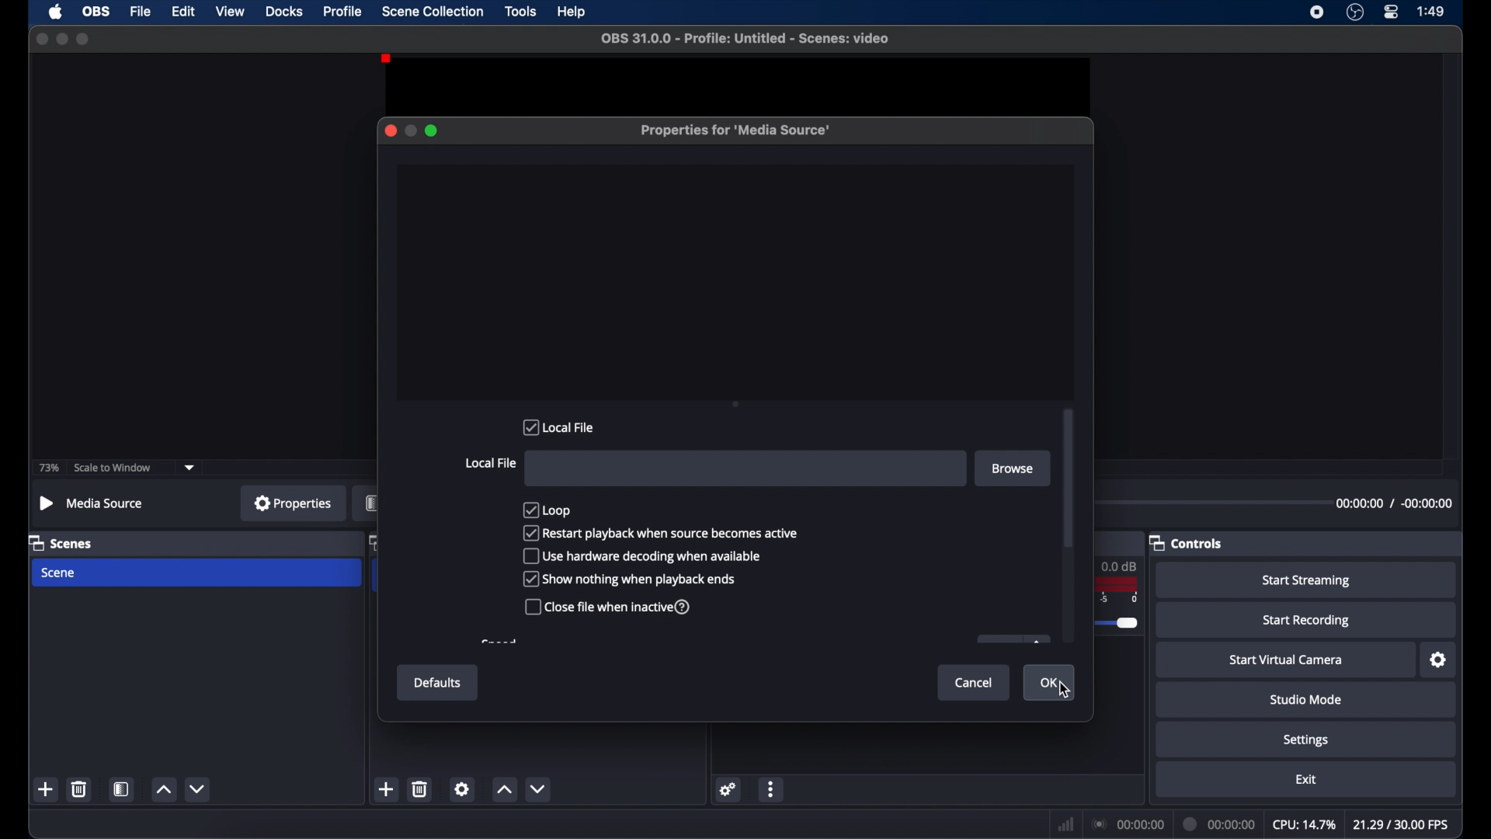  What do you see at coordinates (572, 12) in the screenshot?
I see `help` at bounding box center [572, 12].